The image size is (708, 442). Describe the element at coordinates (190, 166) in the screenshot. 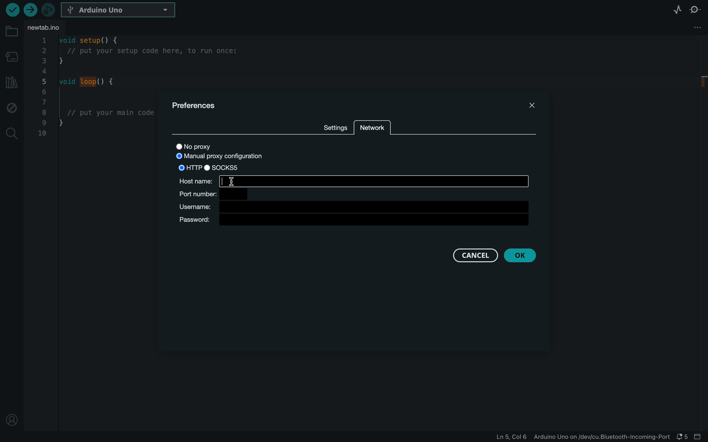

I see `HTTP` at that location.